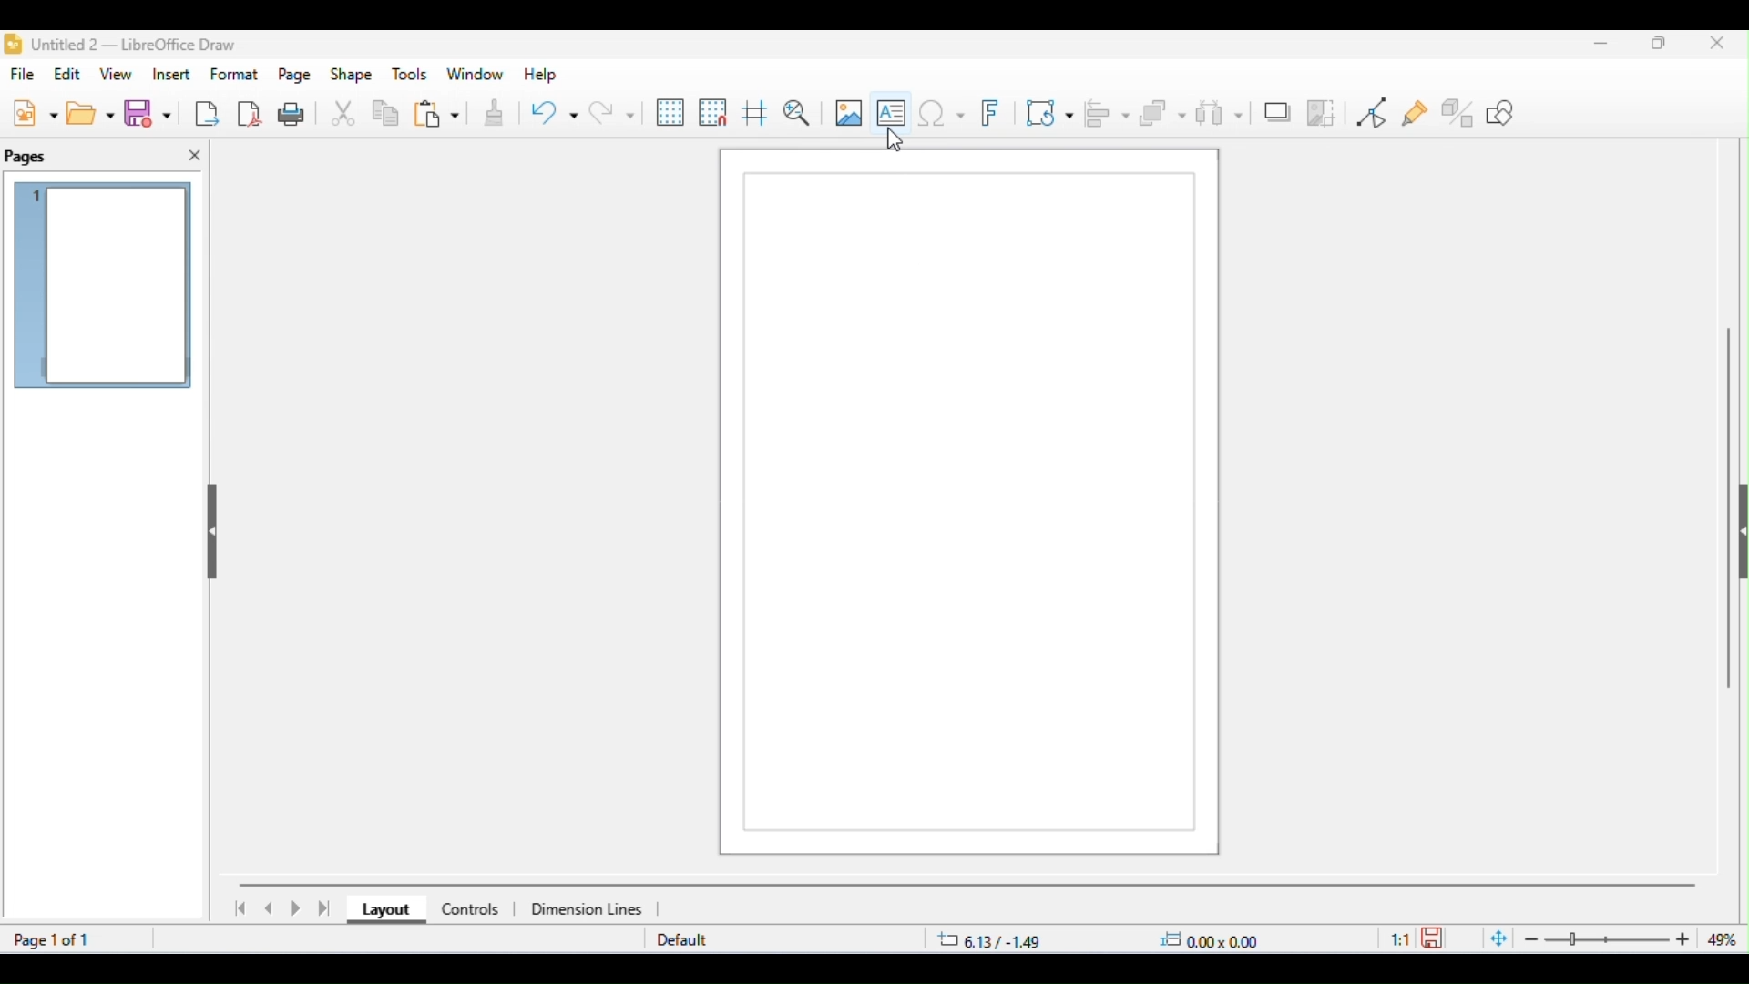  What do you see at coordinates (296, 76) in the screenshot?
I see `page` at bounding box center [296, 76].